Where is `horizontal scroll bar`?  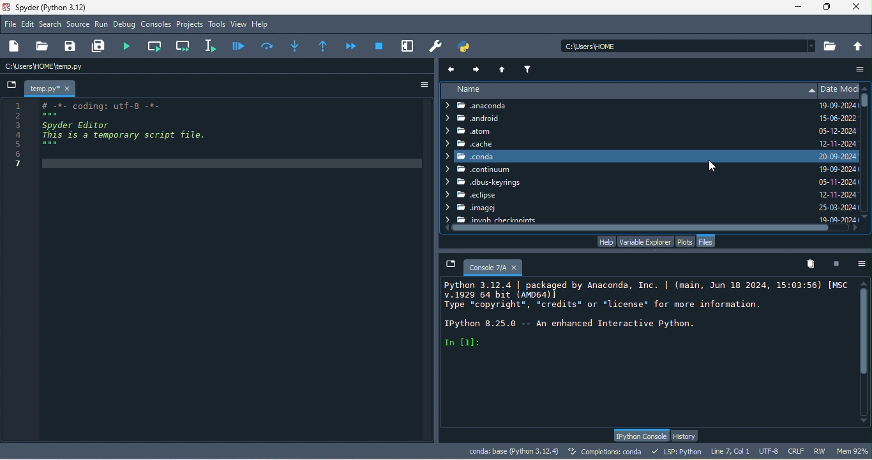
horizontal scroll bar is located at coordinates (652, 228).